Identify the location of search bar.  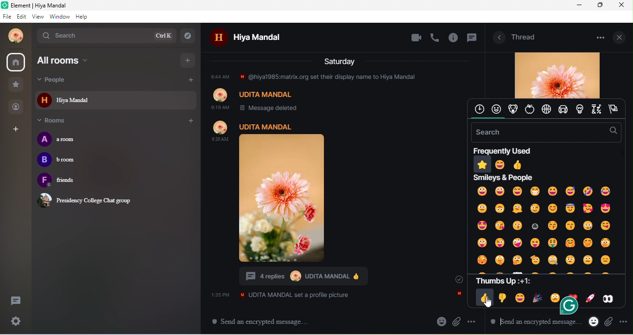
(544, 132).